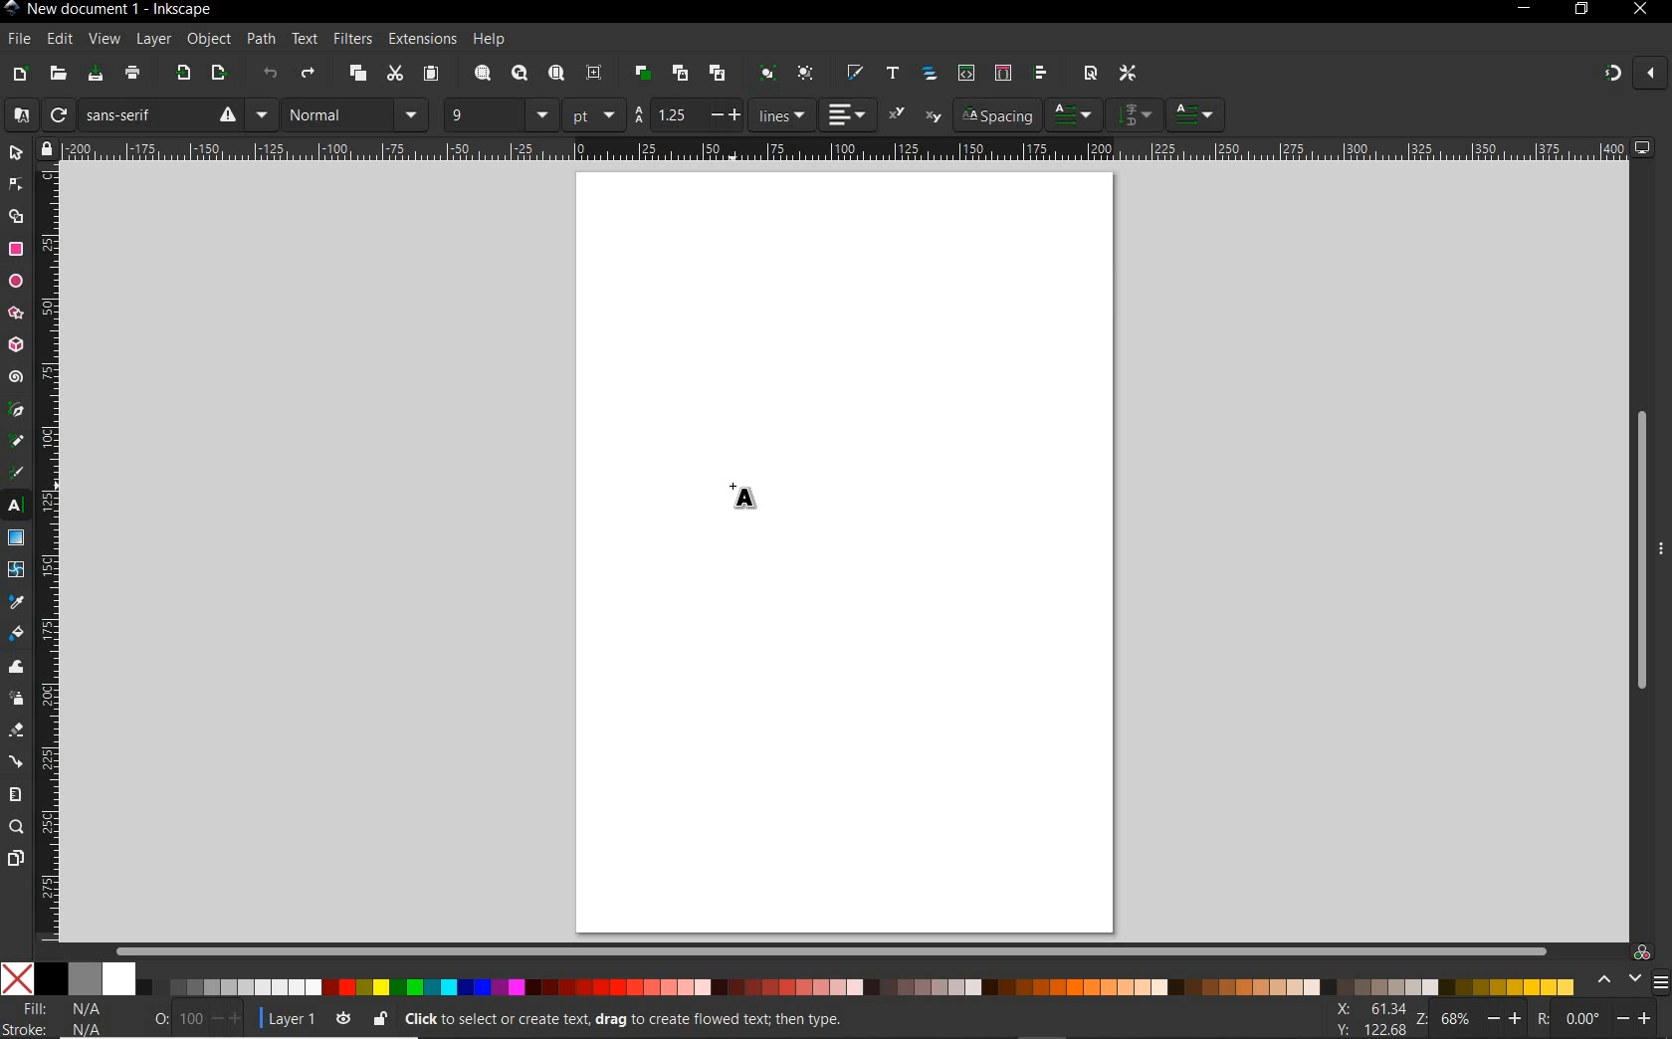 This screenshot has width=1672, height=1039. Describe the element at coordinates (16, 538) in the screenshot. I see `Gradient Tool` at that location.